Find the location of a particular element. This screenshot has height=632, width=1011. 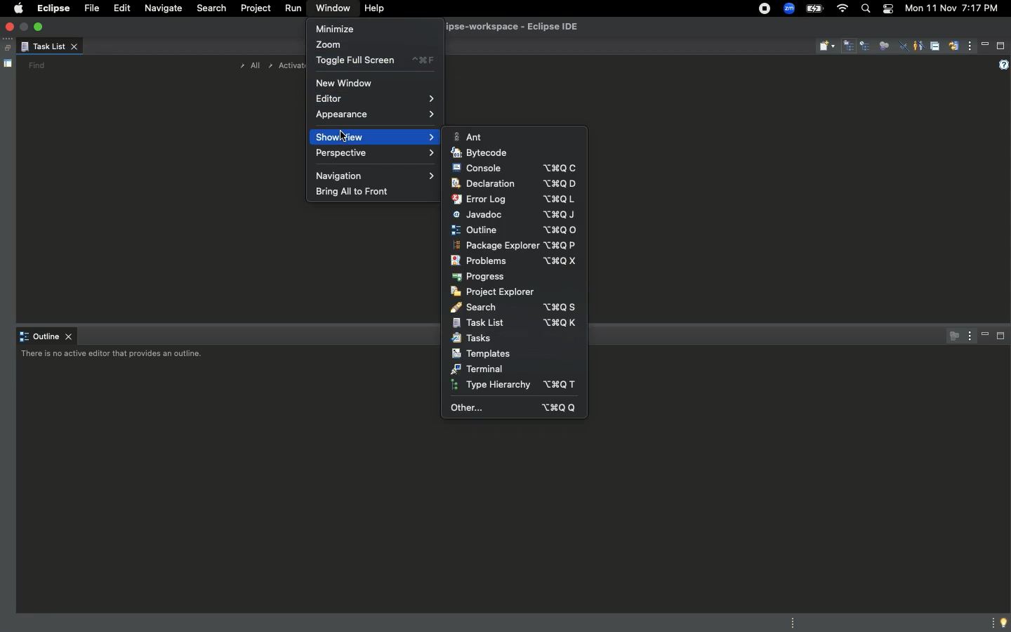

Other is located at coordinates (514, 409).